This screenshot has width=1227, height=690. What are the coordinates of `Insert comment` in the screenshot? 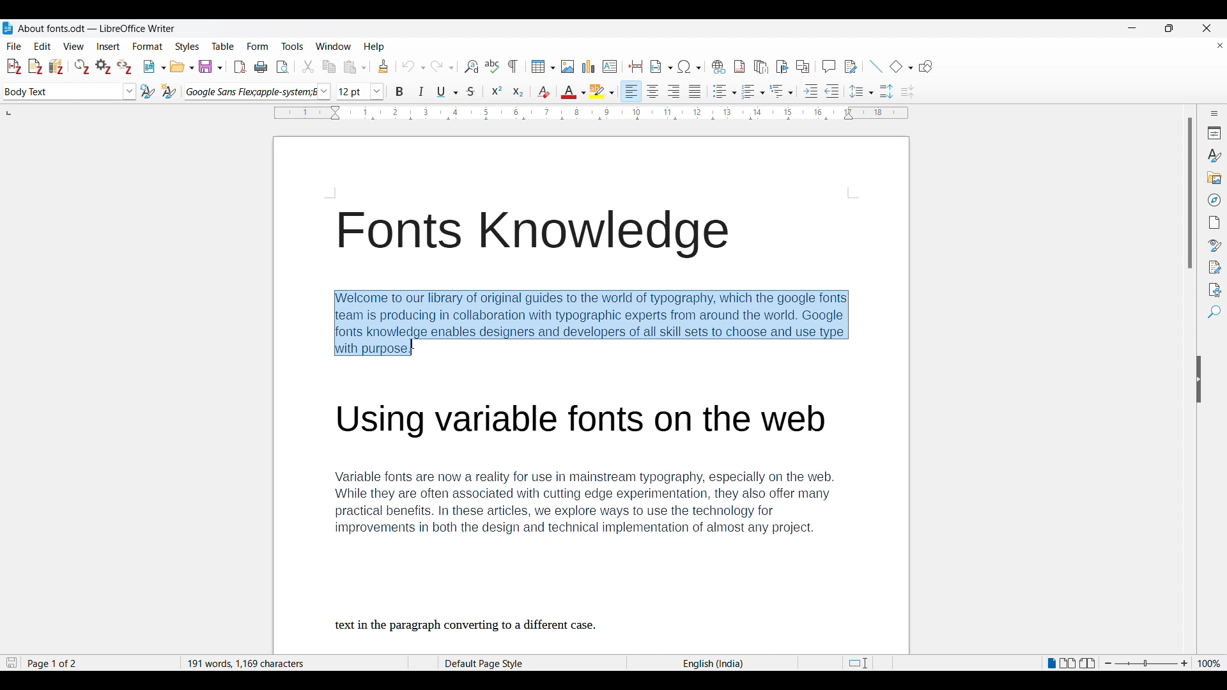 It's located at (830, 66).